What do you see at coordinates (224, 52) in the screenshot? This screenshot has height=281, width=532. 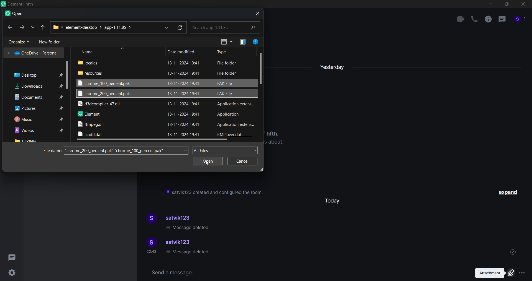 I see `type` at bounding box center [224, 52].